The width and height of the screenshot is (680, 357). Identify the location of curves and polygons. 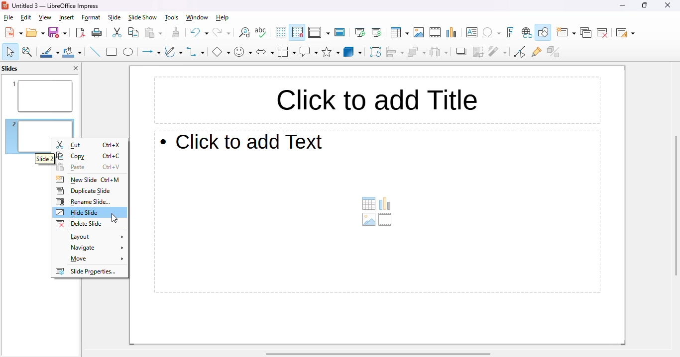
(173, 52).